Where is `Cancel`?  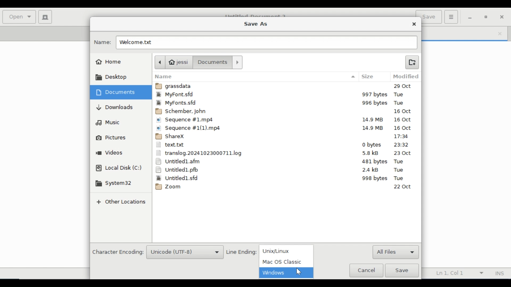
Cancel is located at coordinates (366, 271).